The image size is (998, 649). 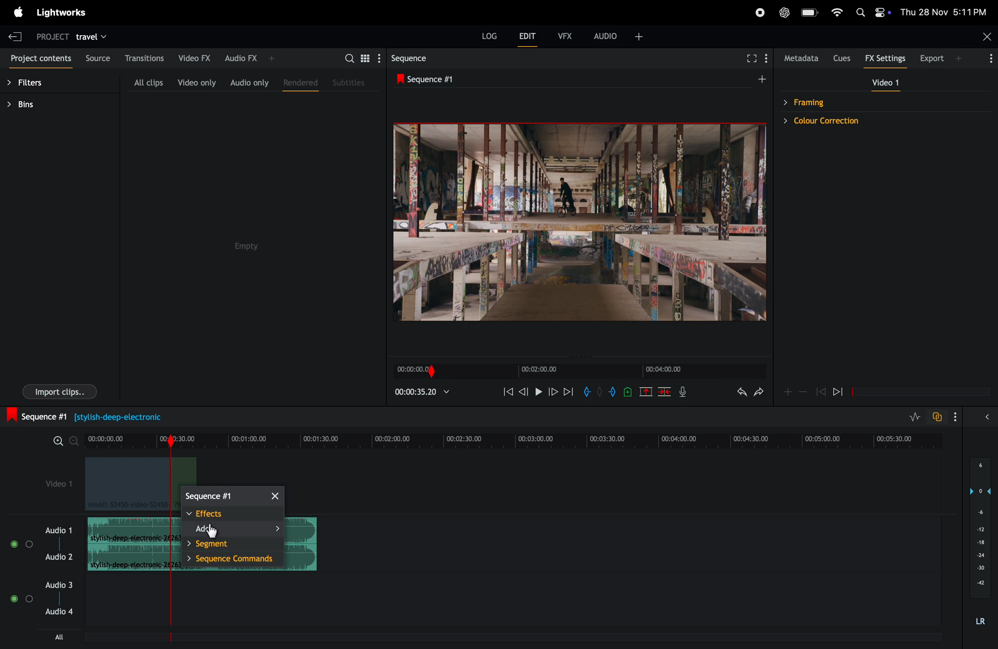 I want to click on Mouse Cursor, so click(x=211, y=532).